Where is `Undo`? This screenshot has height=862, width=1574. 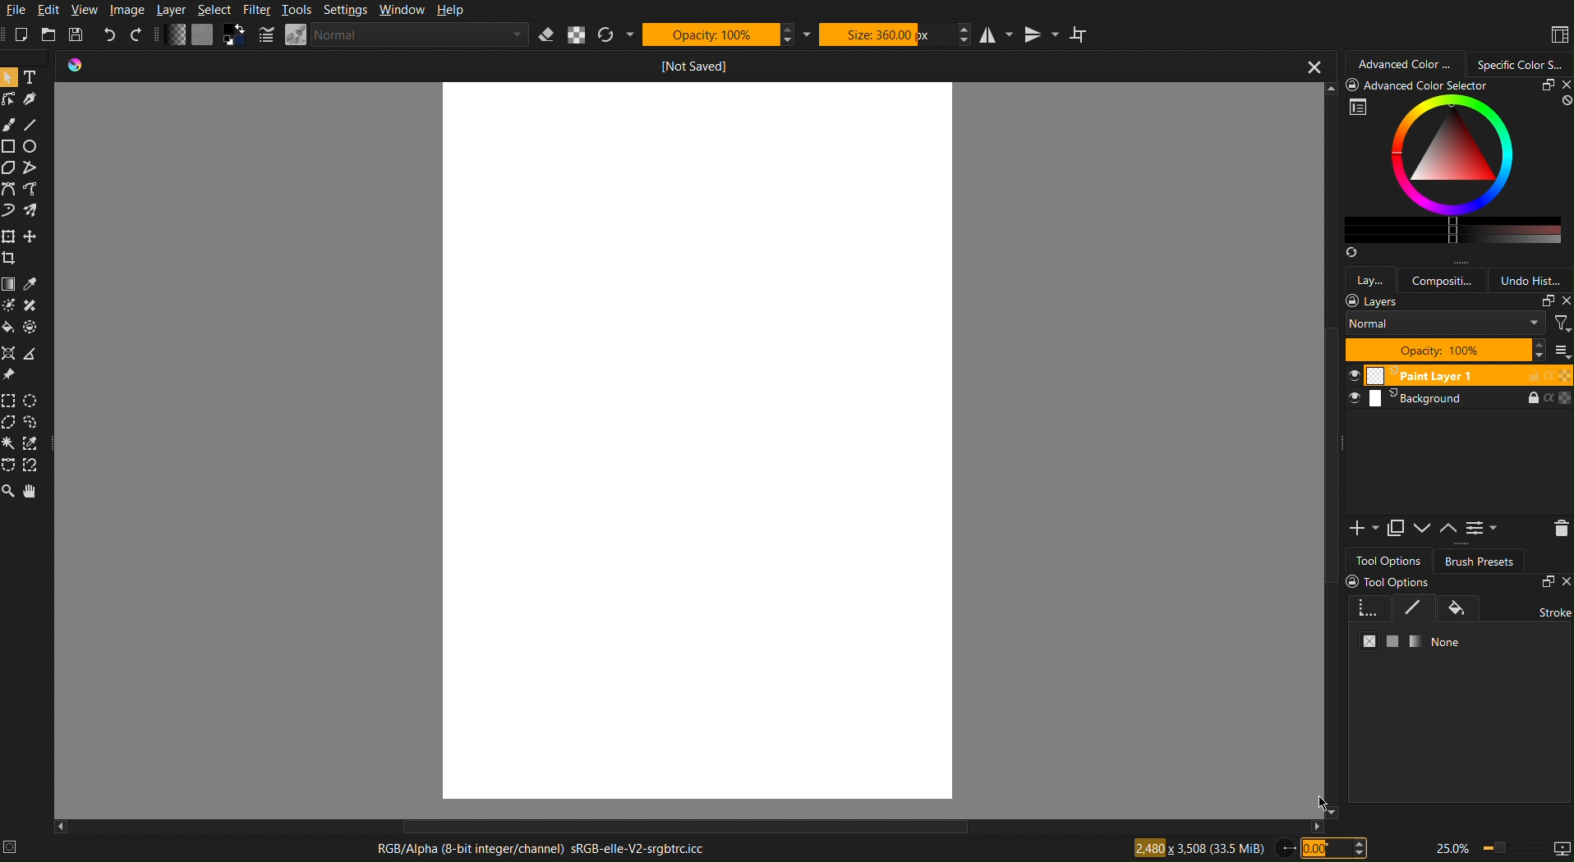
Undo is located at coordinates (109, 35).